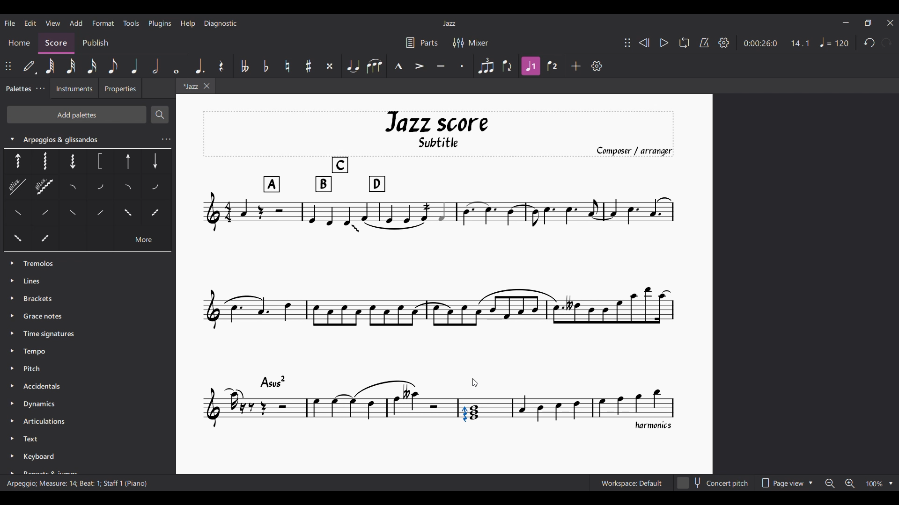  What do you see at coordinates (17, 239) in the screenshot?
I see `` at bounding box center [17, 239].